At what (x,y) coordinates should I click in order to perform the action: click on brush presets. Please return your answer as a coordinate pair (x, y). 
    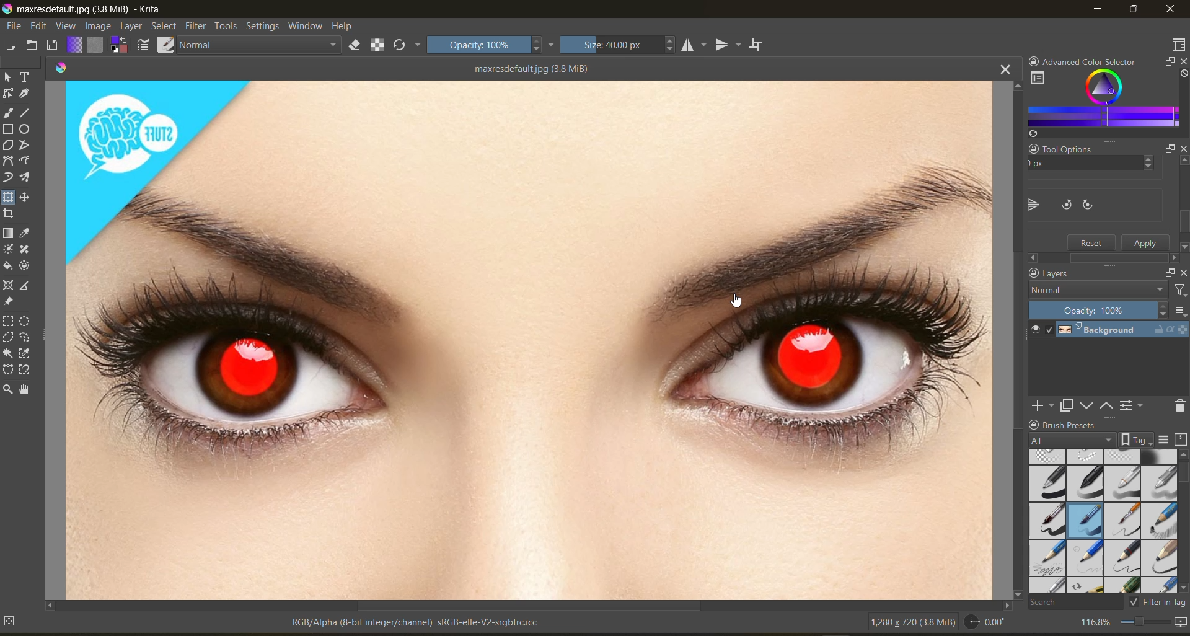
    Looking at the image, I should click on (1103, 519).